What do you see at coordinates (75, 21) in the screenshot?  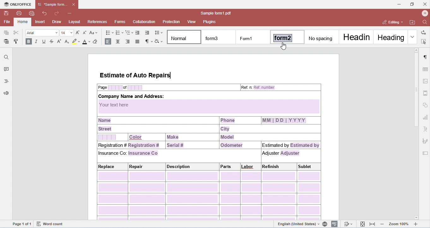 I see `layout` at bounding box center [75, 21].